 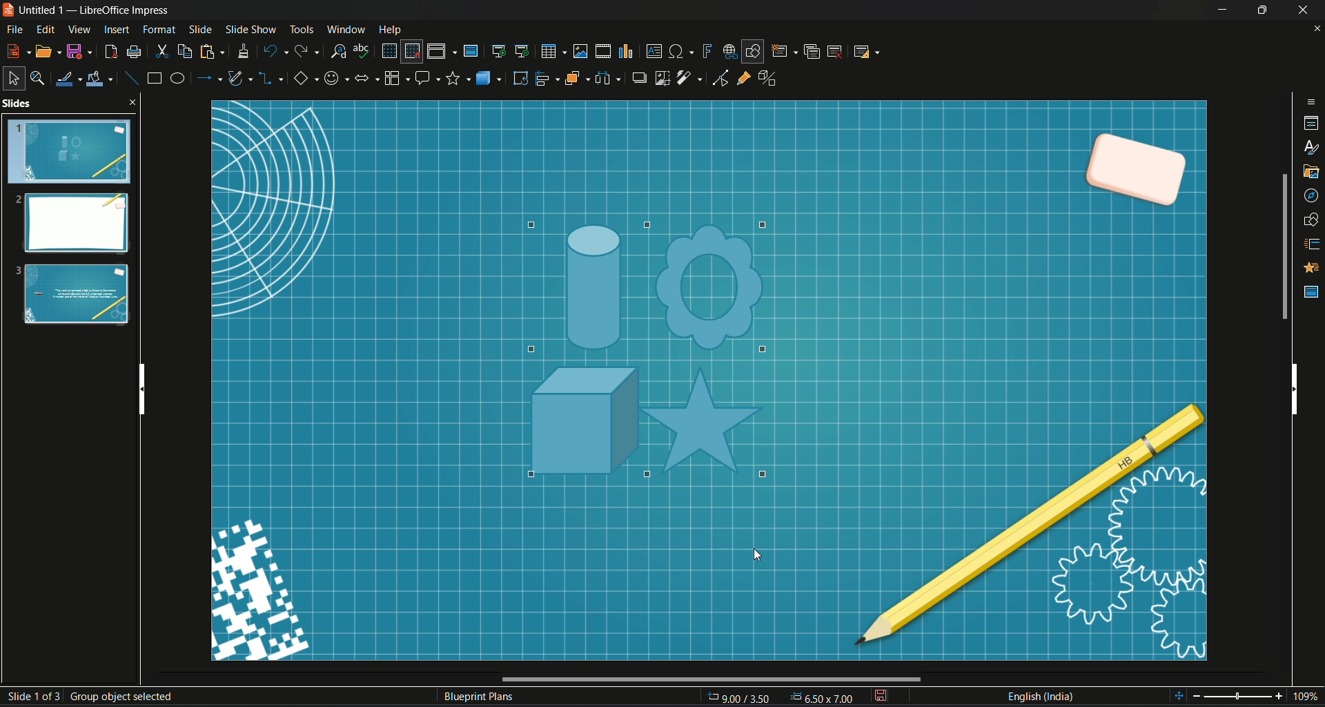 I want to click on select image, so click(x=607, y=77).